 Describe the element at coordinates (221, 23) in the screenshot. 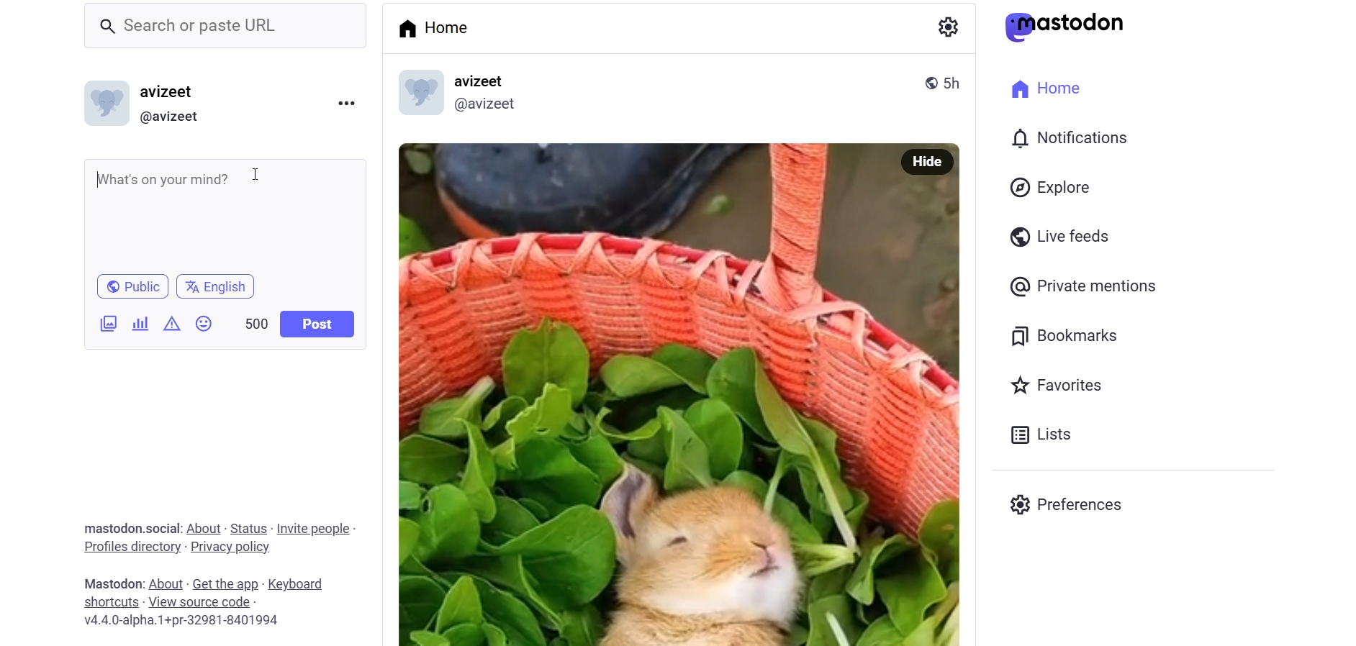

I see `search` at that location.